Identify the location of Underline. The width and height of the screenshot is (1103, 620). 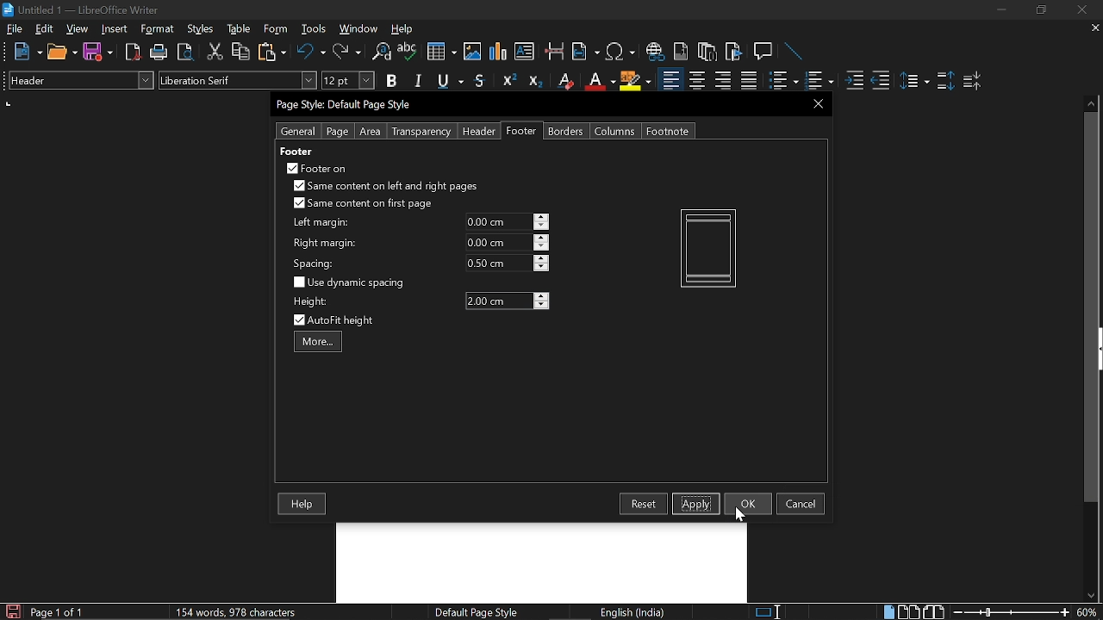
(452, 82).